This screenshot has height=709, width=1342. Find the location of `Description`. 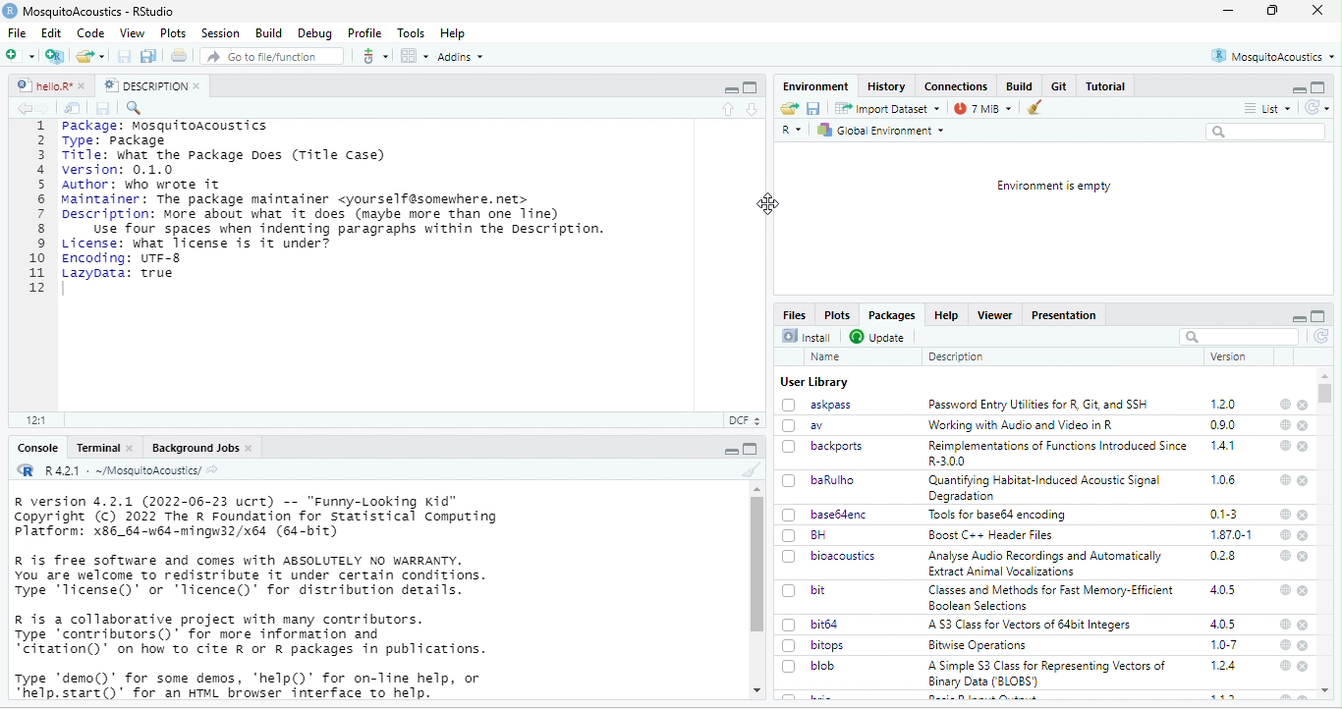

Description is located at coordinates (956, 356).